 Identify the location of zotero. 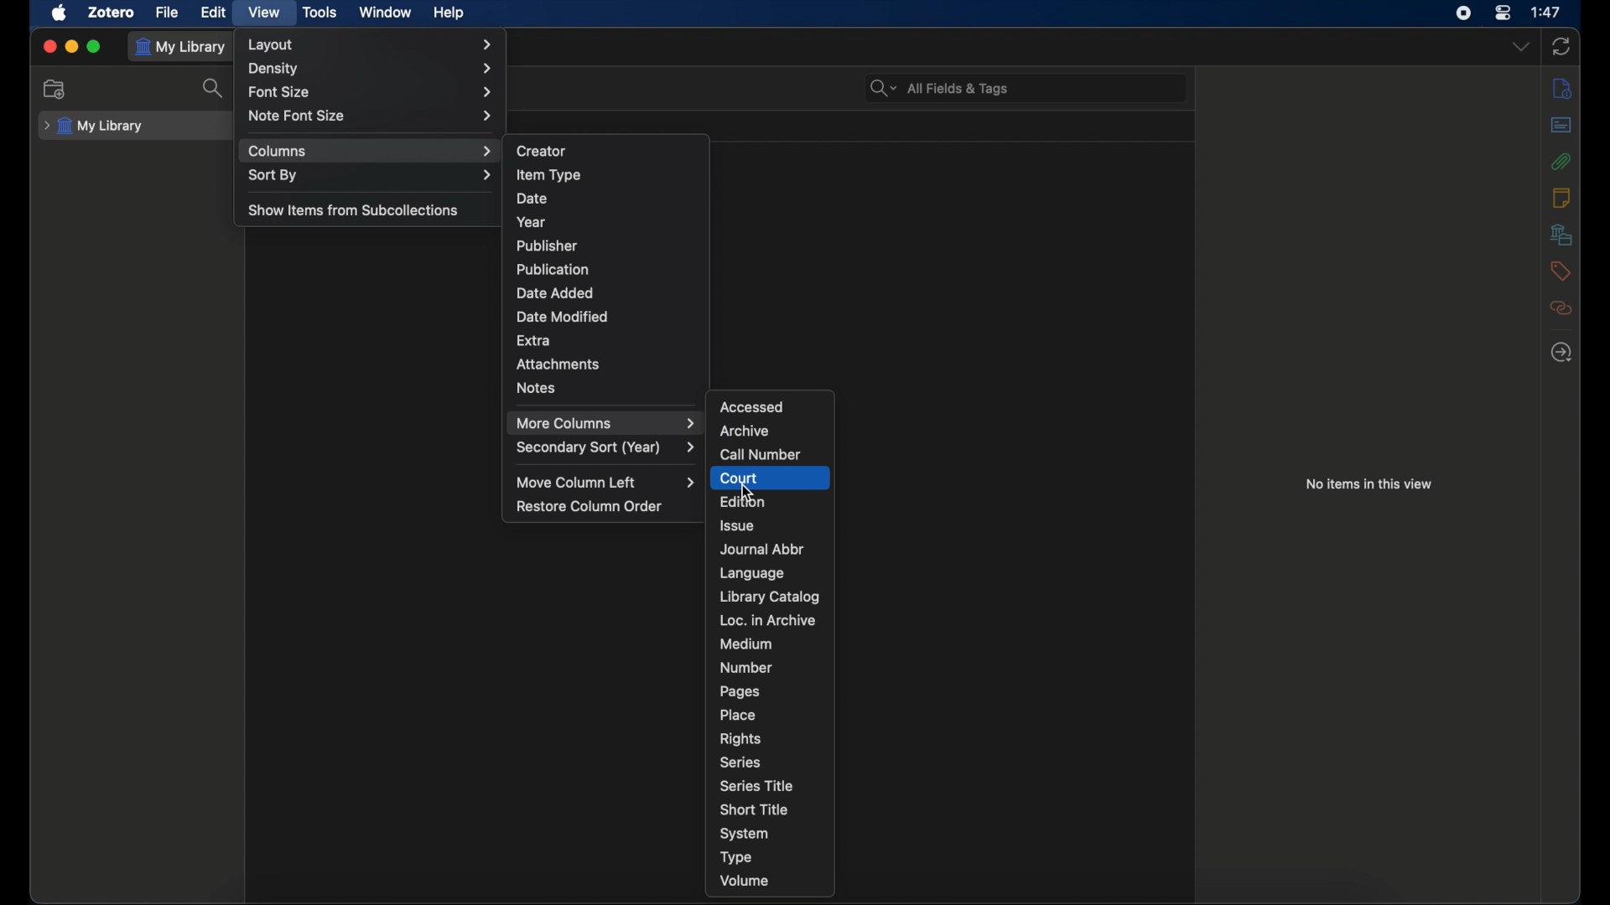
(110, 12).